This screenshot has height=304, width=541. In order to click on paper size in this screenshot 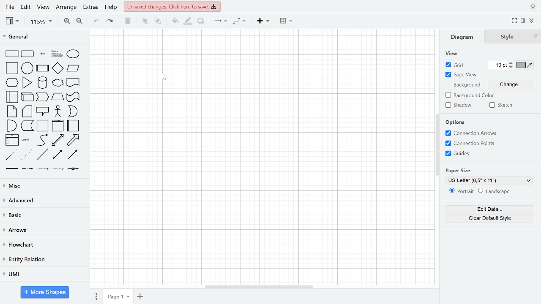, I will do `click(459, 169)`.